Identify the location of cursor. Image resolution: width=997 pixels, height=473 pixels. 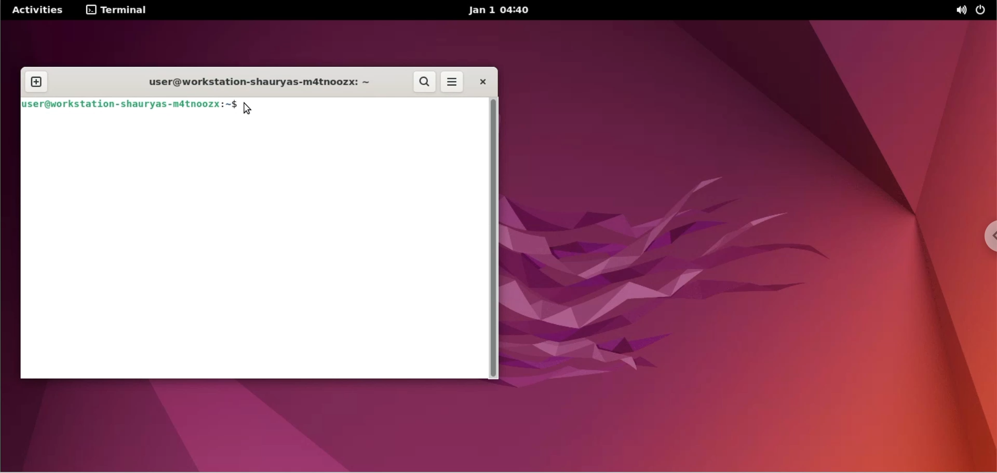
(248, 108).